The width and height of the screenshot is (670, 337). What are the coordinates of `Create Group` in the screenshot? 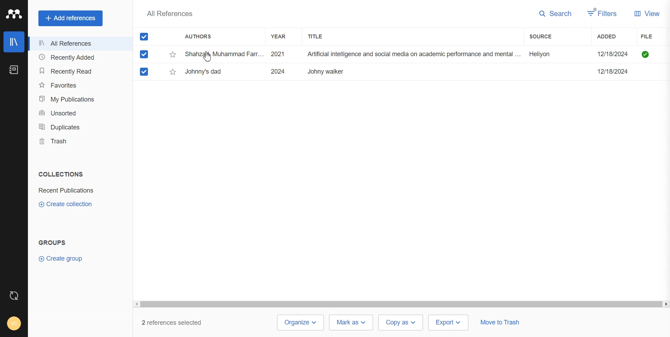 It's located at (64, 258).